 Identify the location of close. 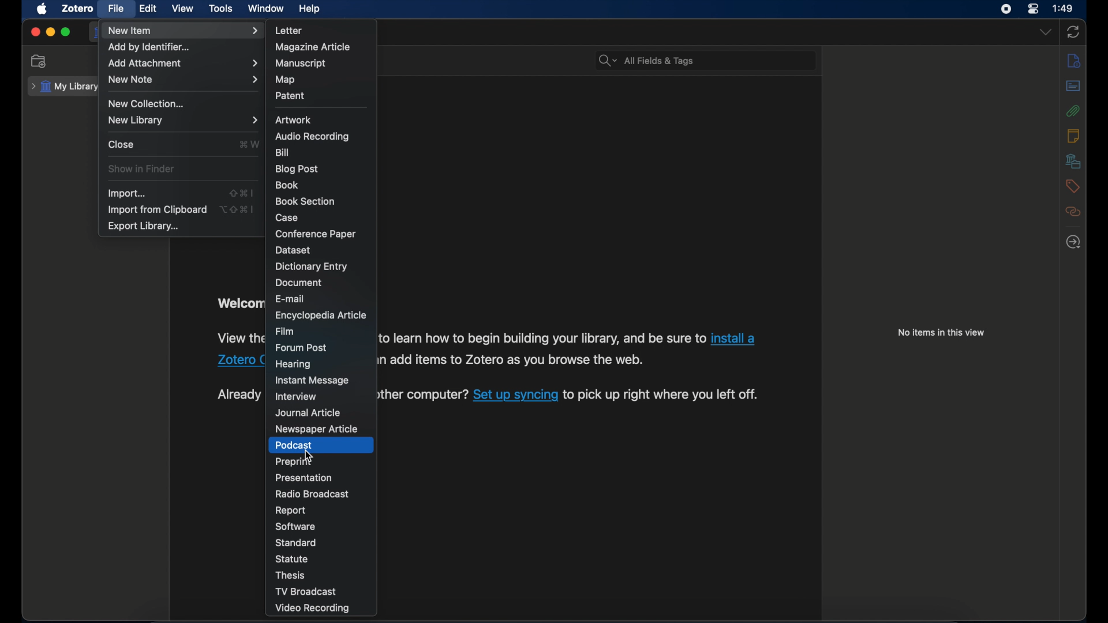
(35, 32).